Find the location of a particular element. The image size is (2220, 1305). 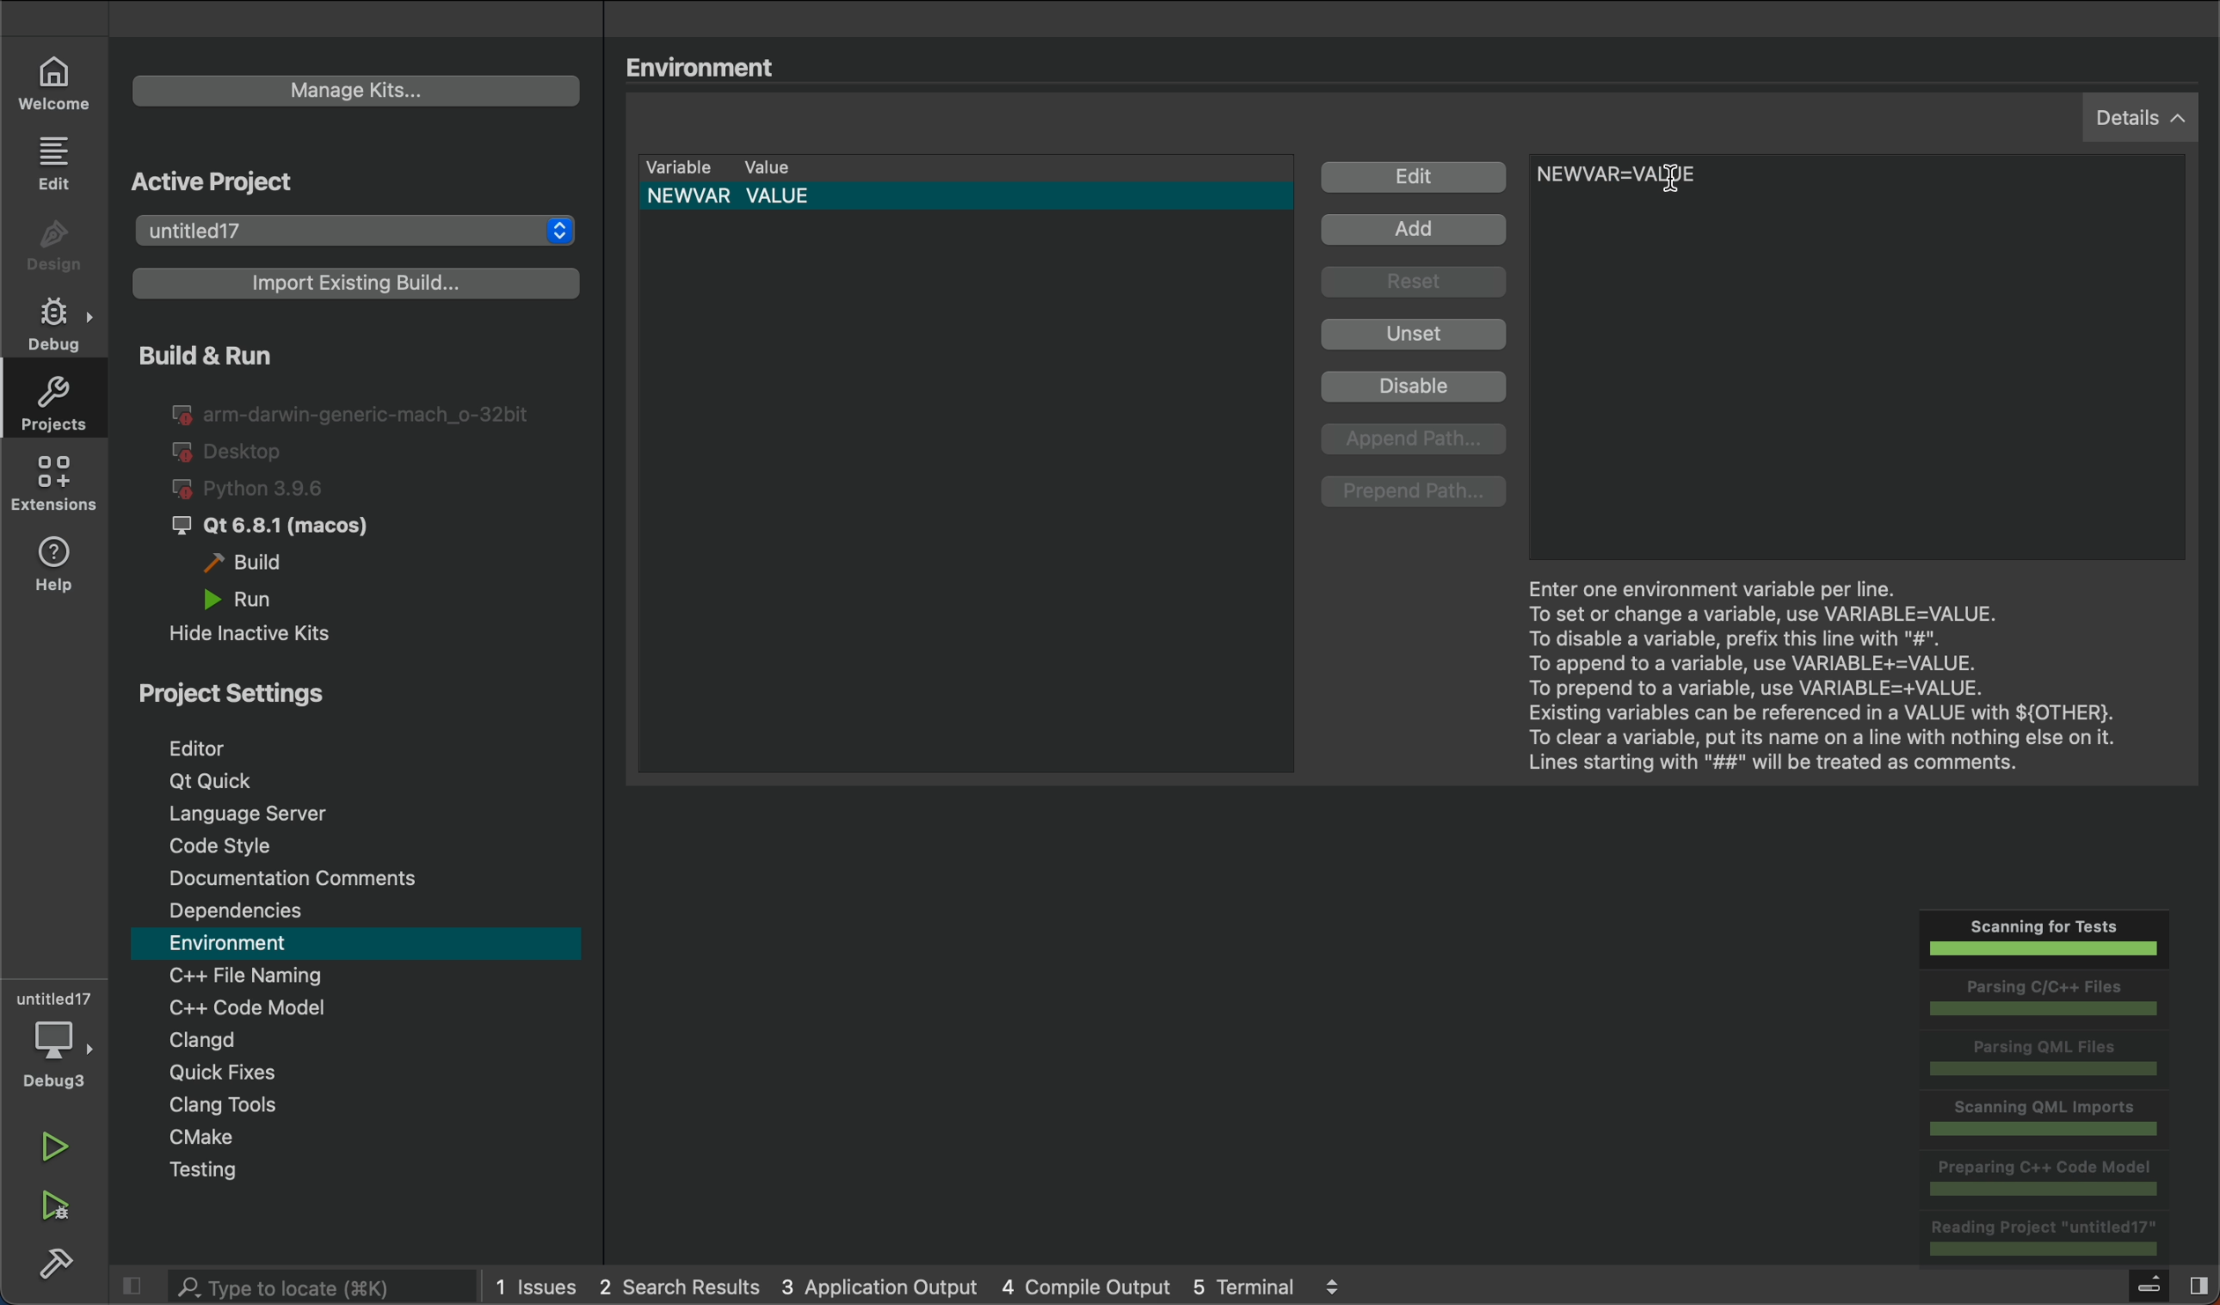

hide inactive kits is located at coordinates (269, 631).